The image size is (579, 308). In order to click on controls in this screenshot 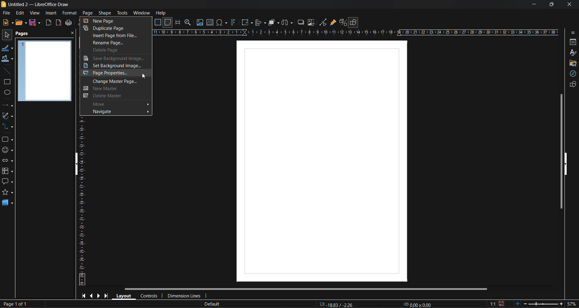, I will do `click(150, 296)`.